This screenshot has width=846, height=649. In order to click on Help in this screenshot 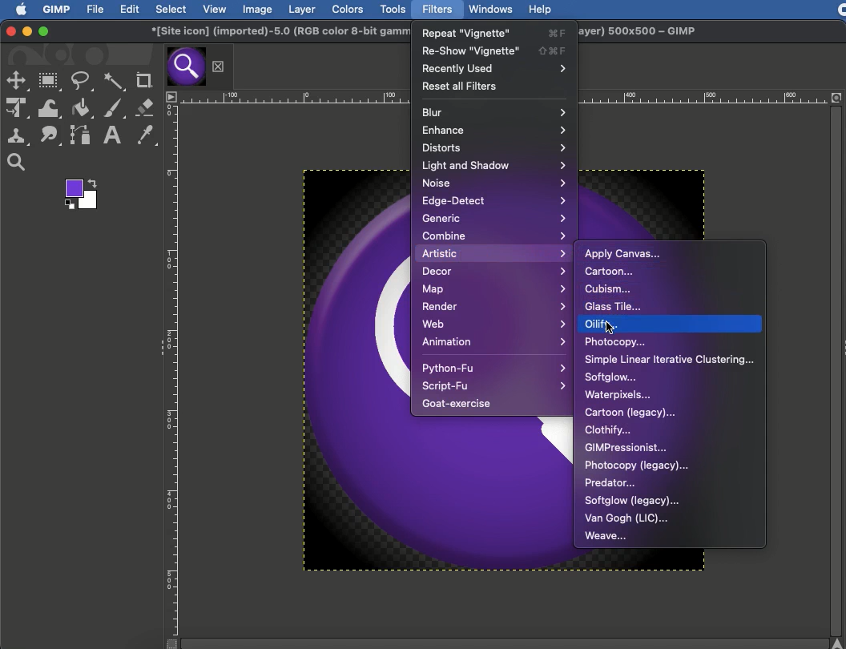, I will do `click(541, 10)`.